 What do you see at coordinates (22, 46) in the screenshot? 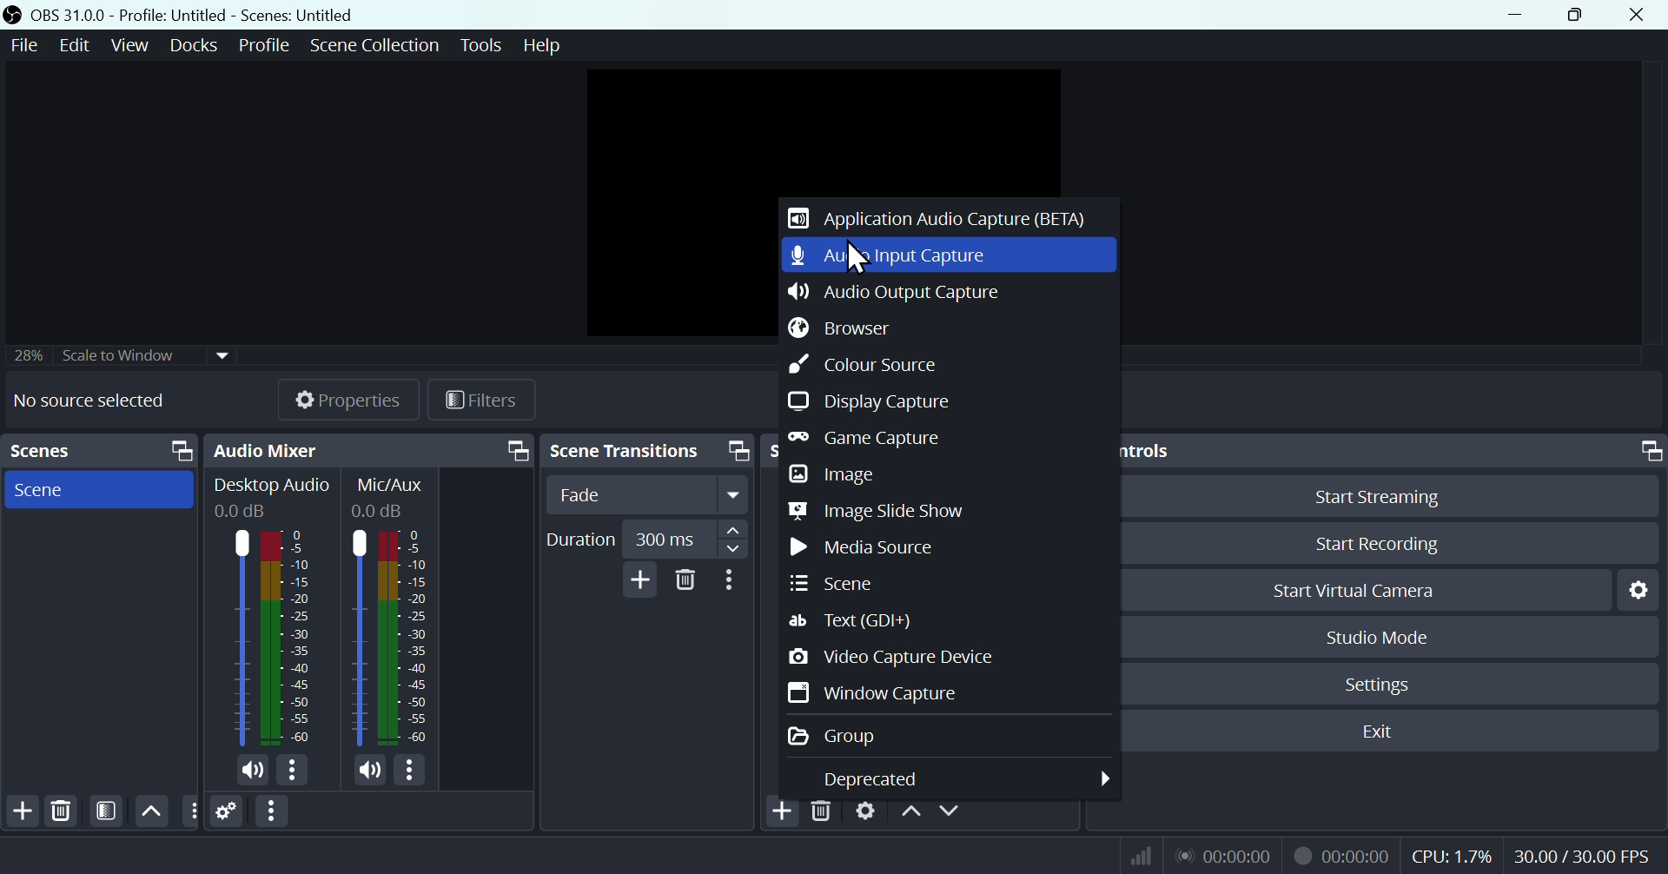
I see `File` at bounding box center [22, 46].